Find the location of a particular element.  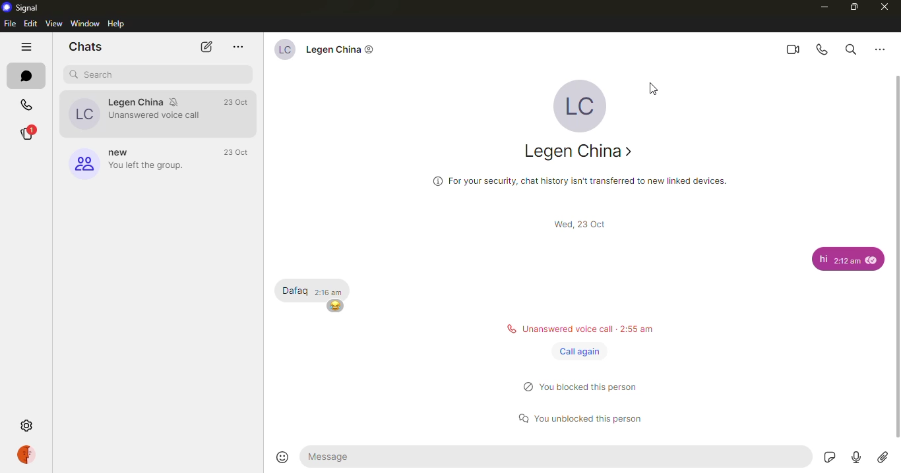

status message is located at coordinates (587, 385).